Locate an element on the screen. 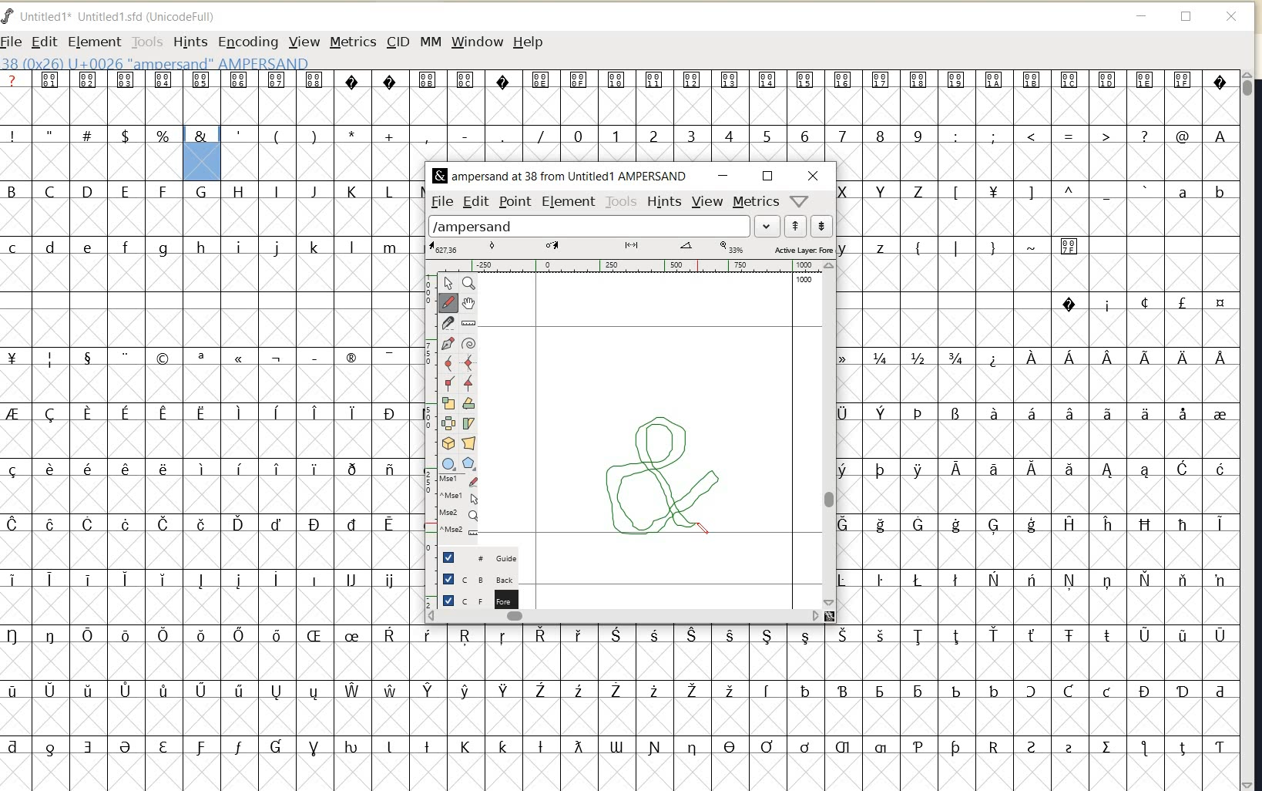  show previous word list is located at coordinates (797, 226).